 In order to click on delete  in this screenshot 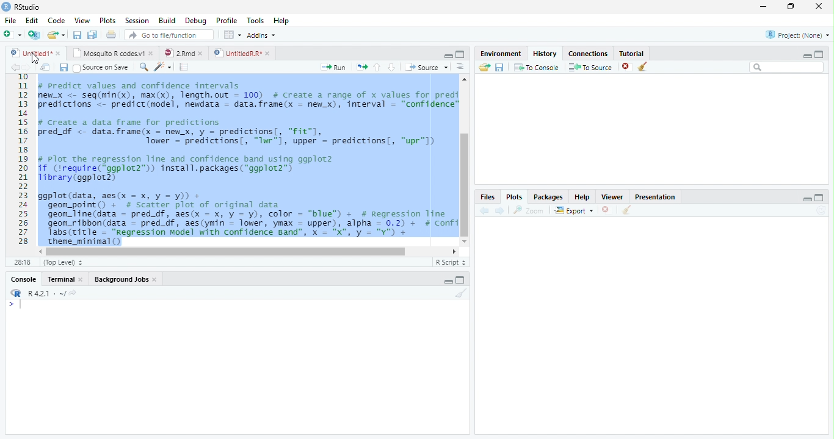, I will do `click(625, 66)`.